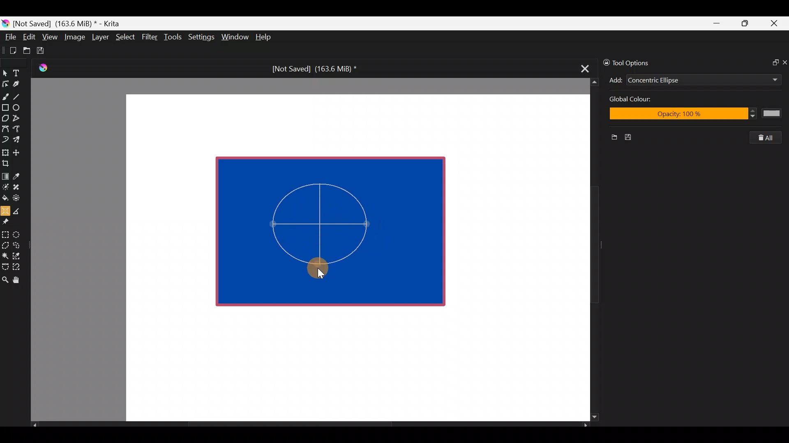 The height and width of the screenshot is (443, 789). I want to click on Close, so click(775, 25).